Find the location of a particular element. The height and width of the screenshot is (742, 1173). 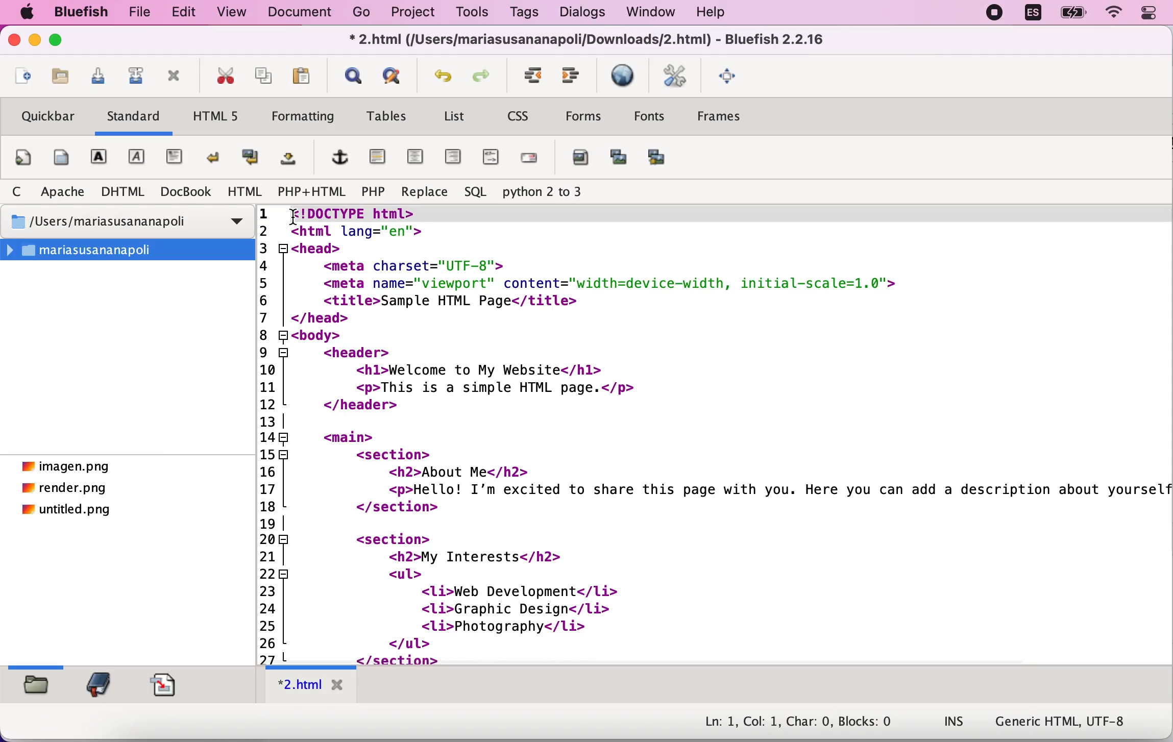

cut is located at coordinates (223, 75).